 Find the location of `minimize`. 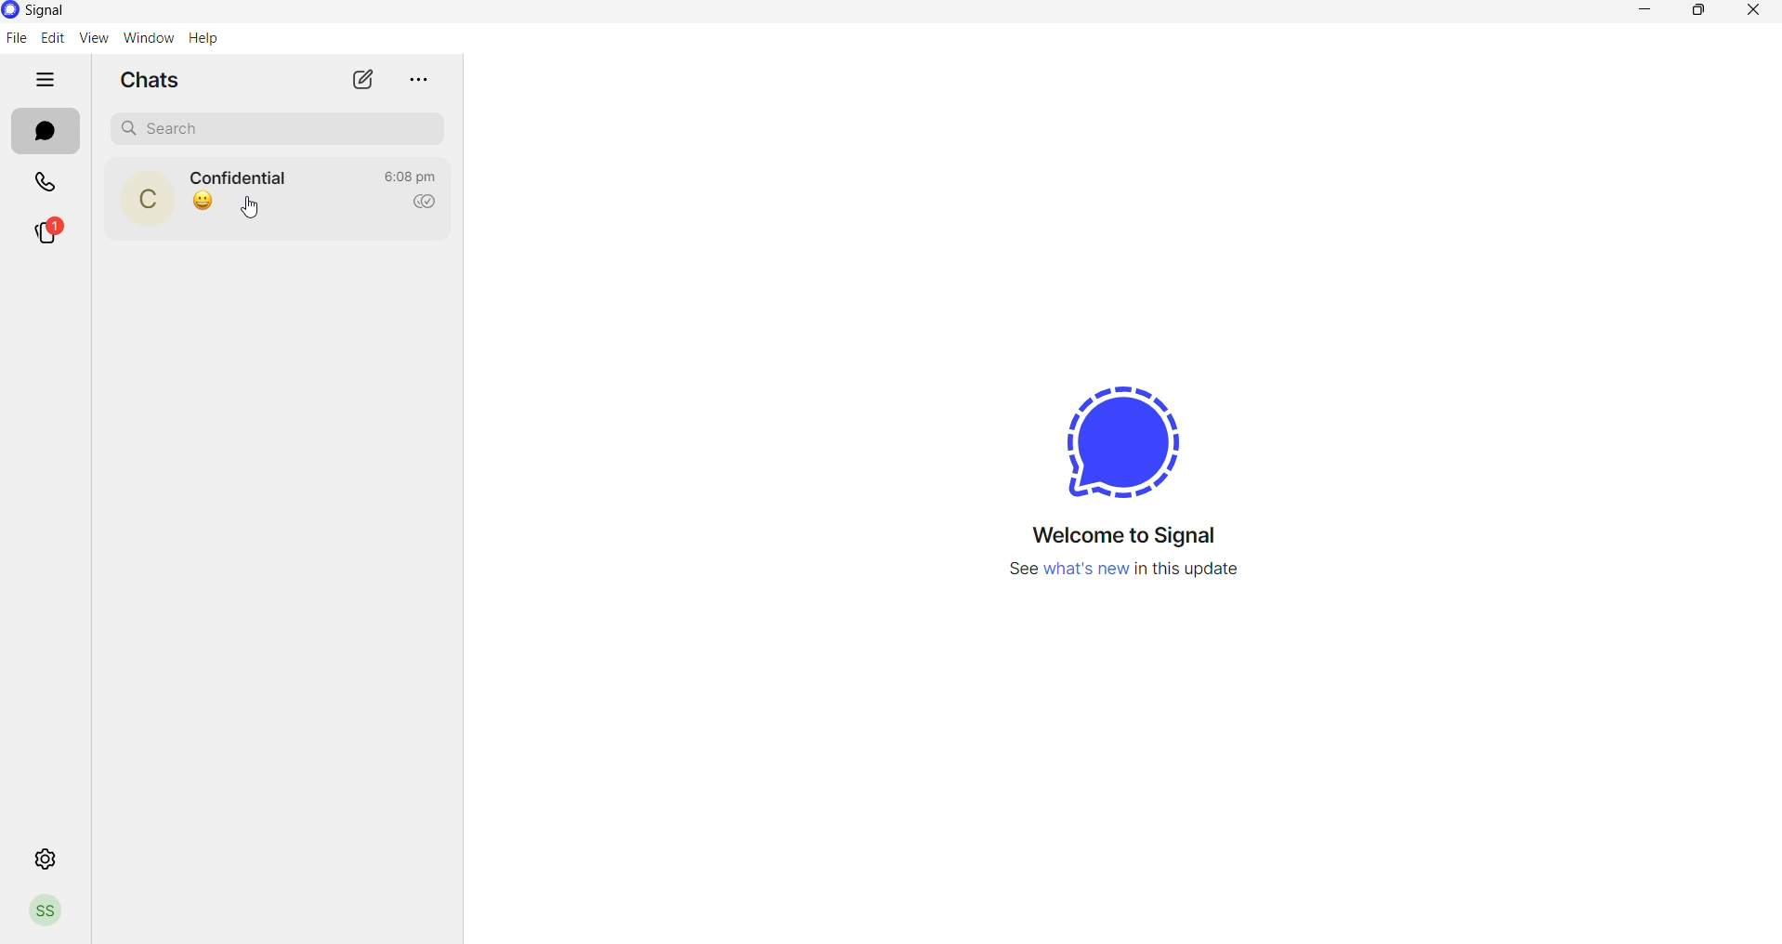

minimize is located at coordinates (1651, 11).